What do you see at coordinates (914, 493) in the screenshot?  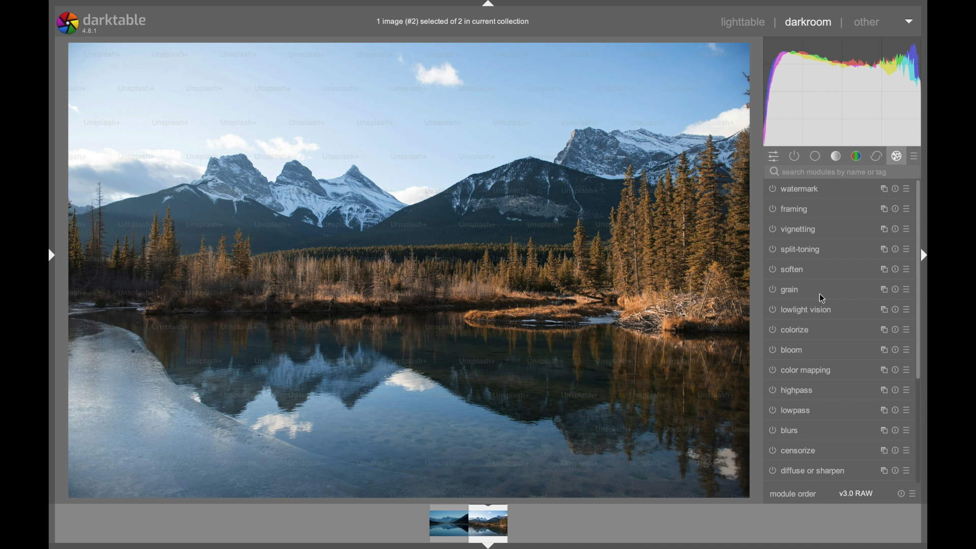 I see `presets` at bounding box center [914, 493].